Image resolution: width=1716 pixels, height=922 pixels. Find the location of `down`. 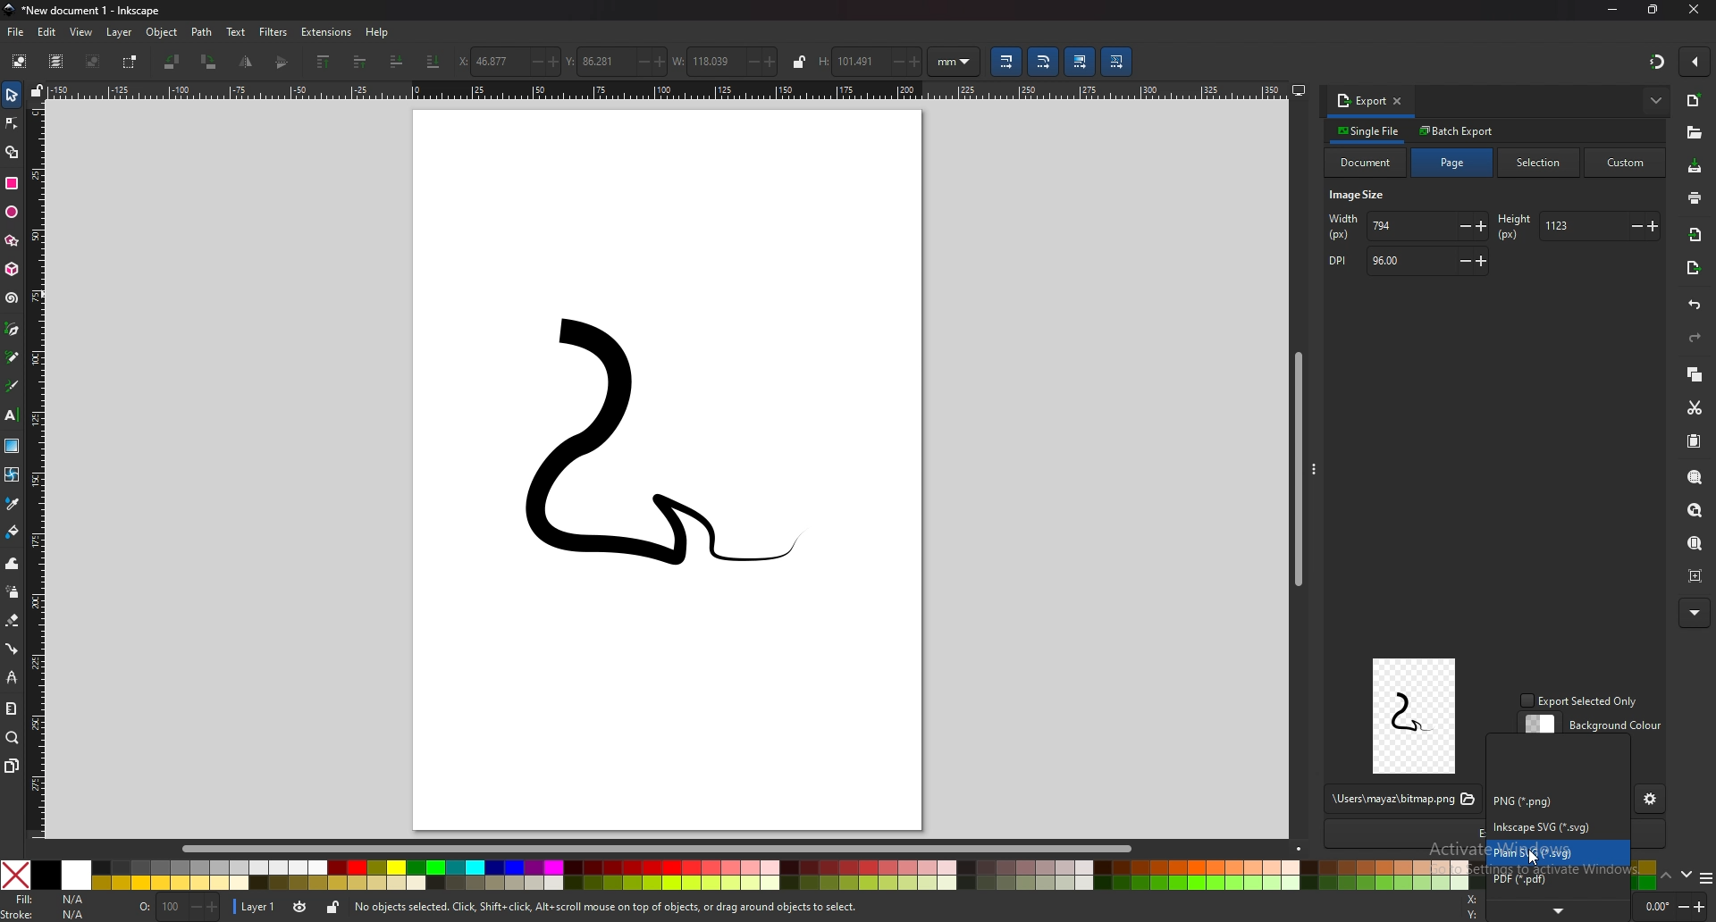

down is located at coordinates (1686, 875).